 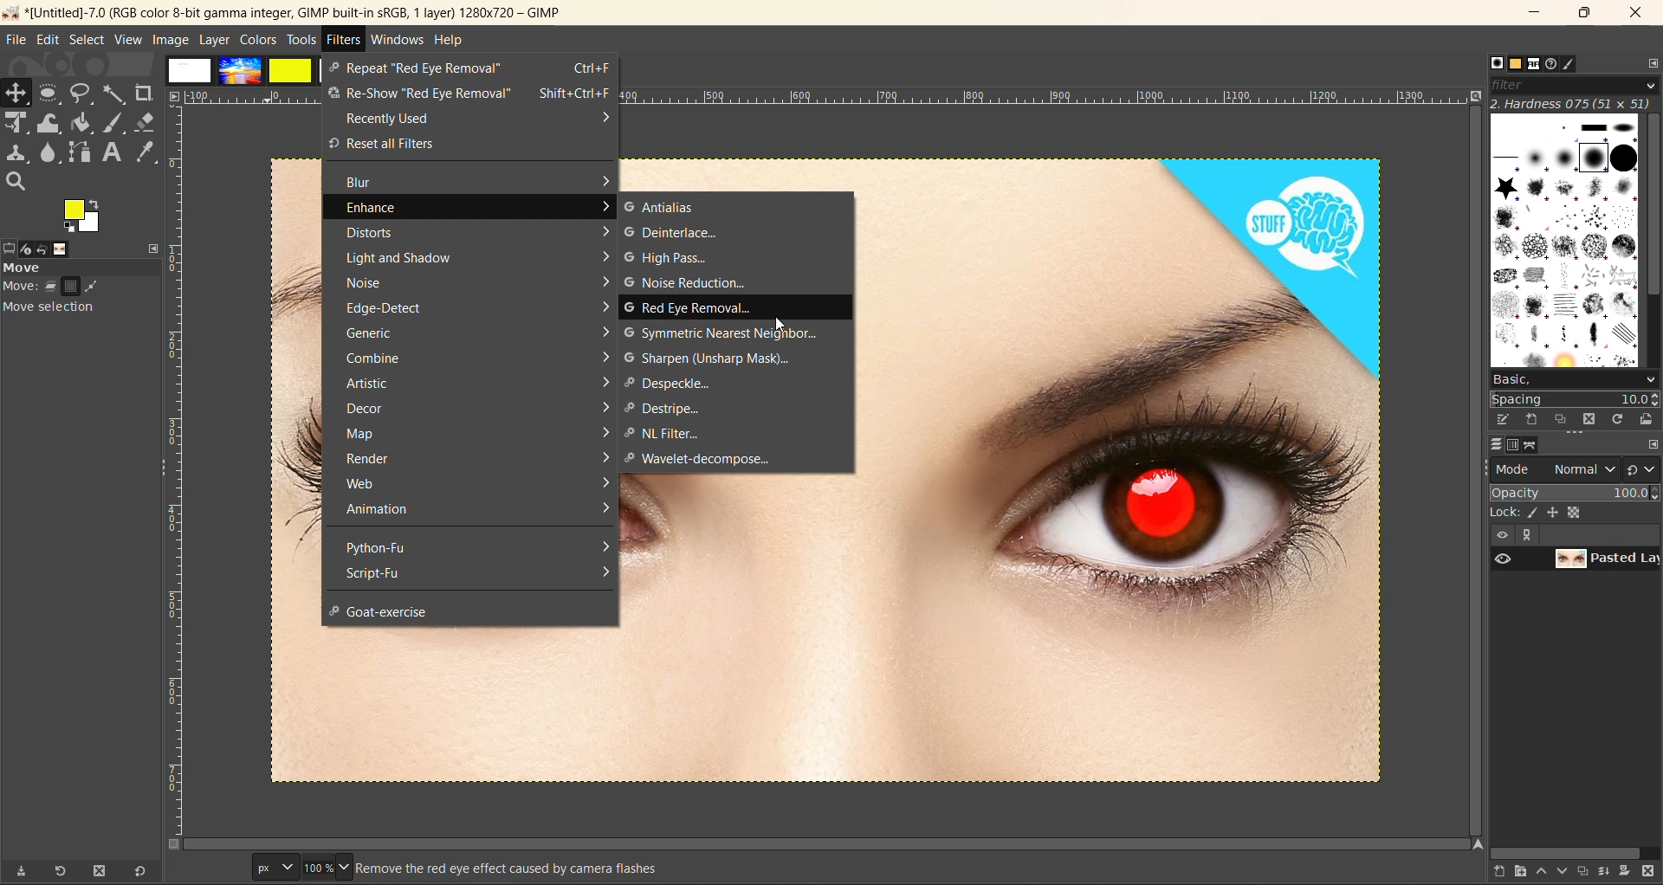 What do you see at coordinates (113, 152) in the screenshot?
I see `text tool` at bounding box center [113, 152].